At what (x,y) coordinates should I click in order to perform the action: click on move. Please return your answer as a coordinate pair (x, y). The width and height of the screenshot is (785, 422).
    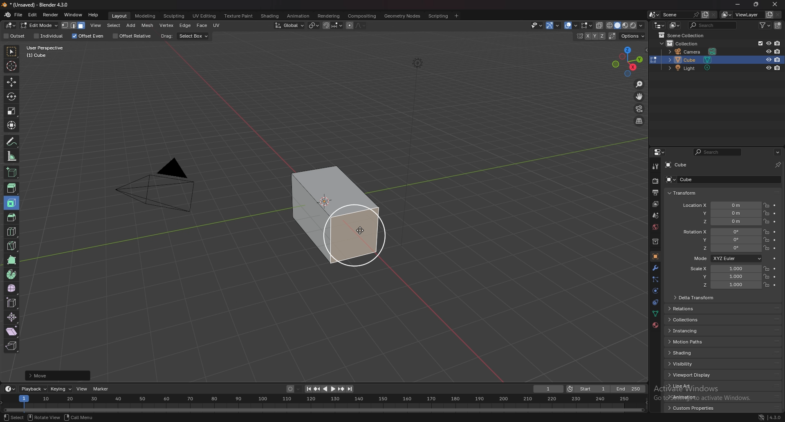
    Looking at the image, I should click on (11, 82).